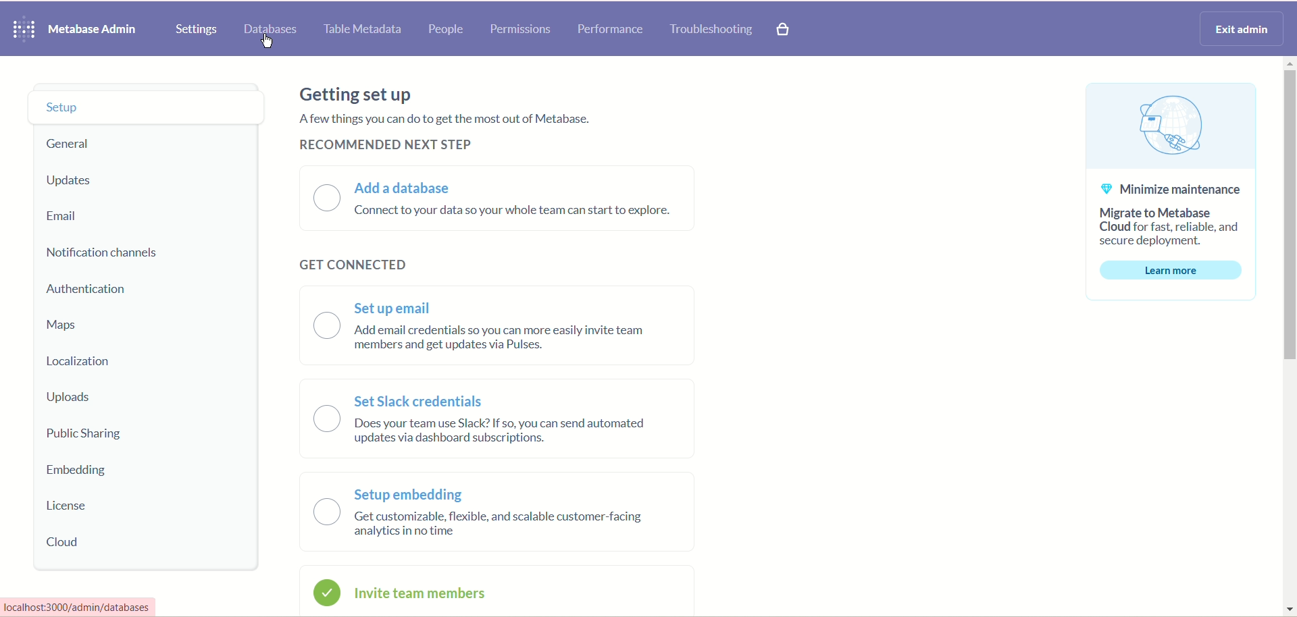  Describe the element at coordinates (70, 543) in the screenshot. I see `cloud` at that location.